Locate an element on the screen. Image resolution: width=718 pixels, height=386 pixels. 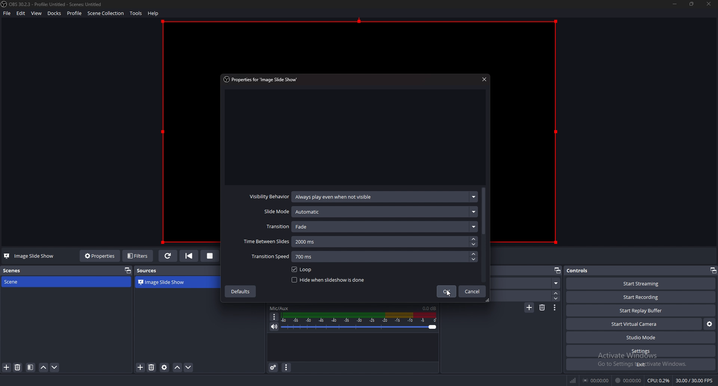
slide mode is located at coordinates (368, 212).